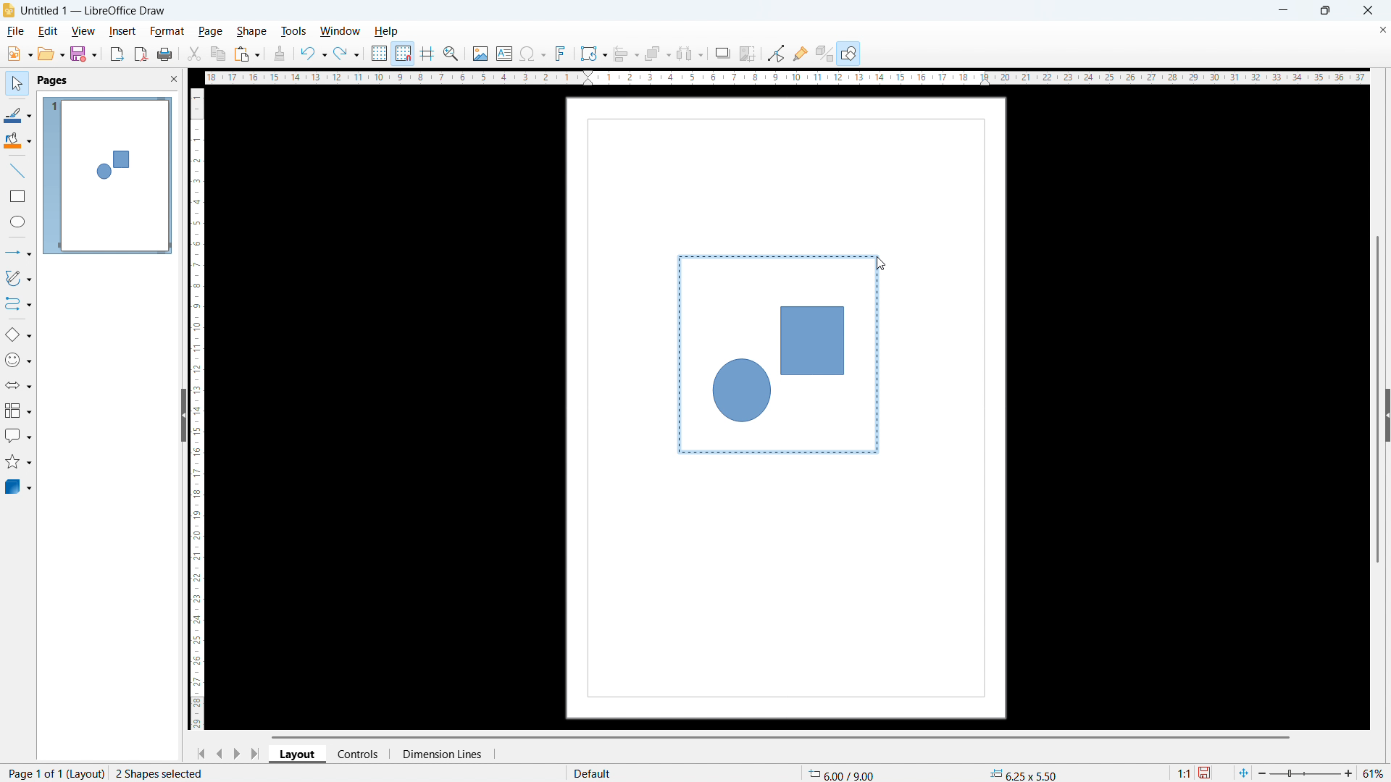  Describe the element at coordinates (21, 253) in the screenshot. I see `lines & arrows` at that location.